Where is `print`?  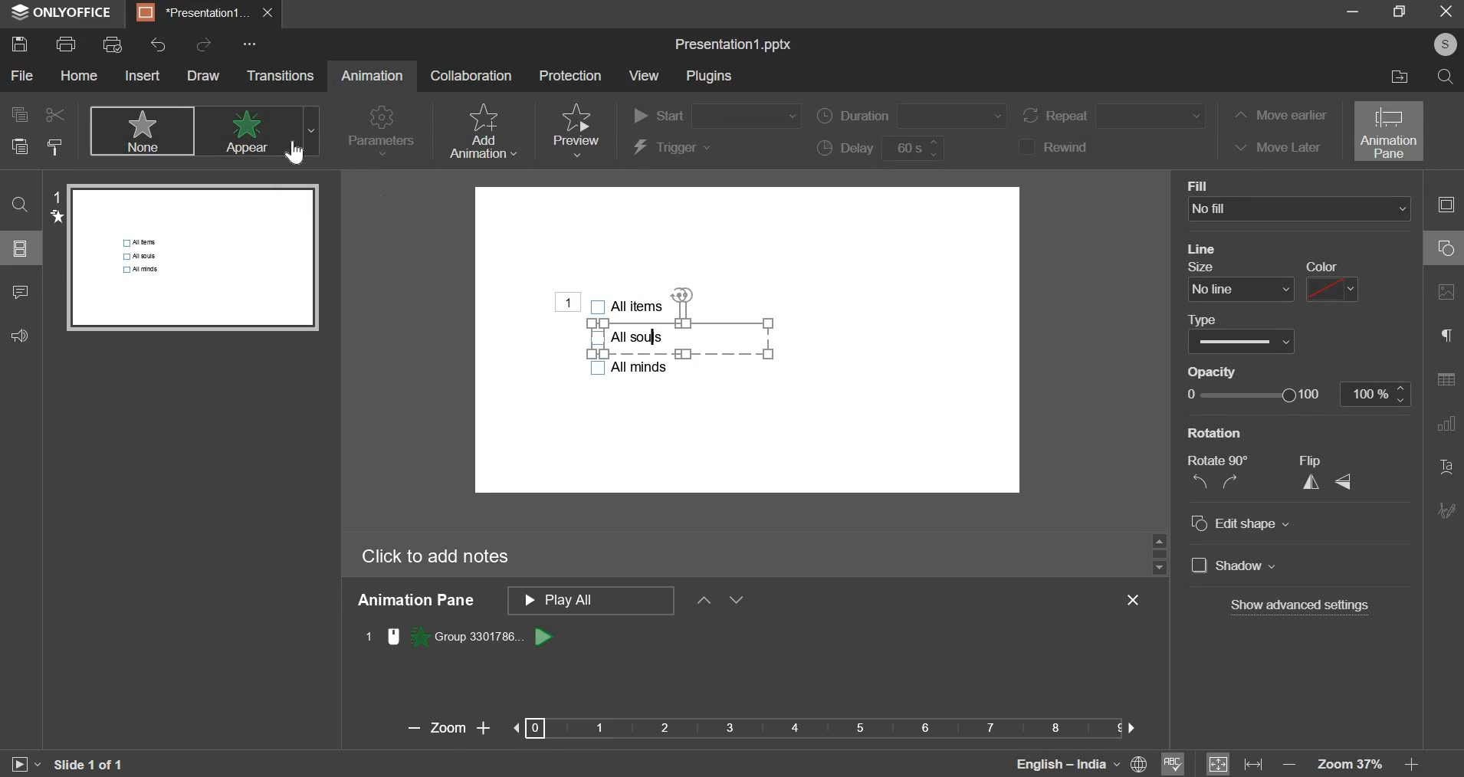
print is located at coordinates (66, 43).